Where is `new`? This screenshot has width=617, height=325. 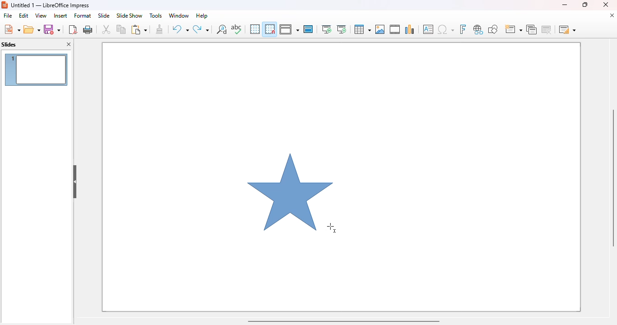 new is located at coordinates (12, 29).